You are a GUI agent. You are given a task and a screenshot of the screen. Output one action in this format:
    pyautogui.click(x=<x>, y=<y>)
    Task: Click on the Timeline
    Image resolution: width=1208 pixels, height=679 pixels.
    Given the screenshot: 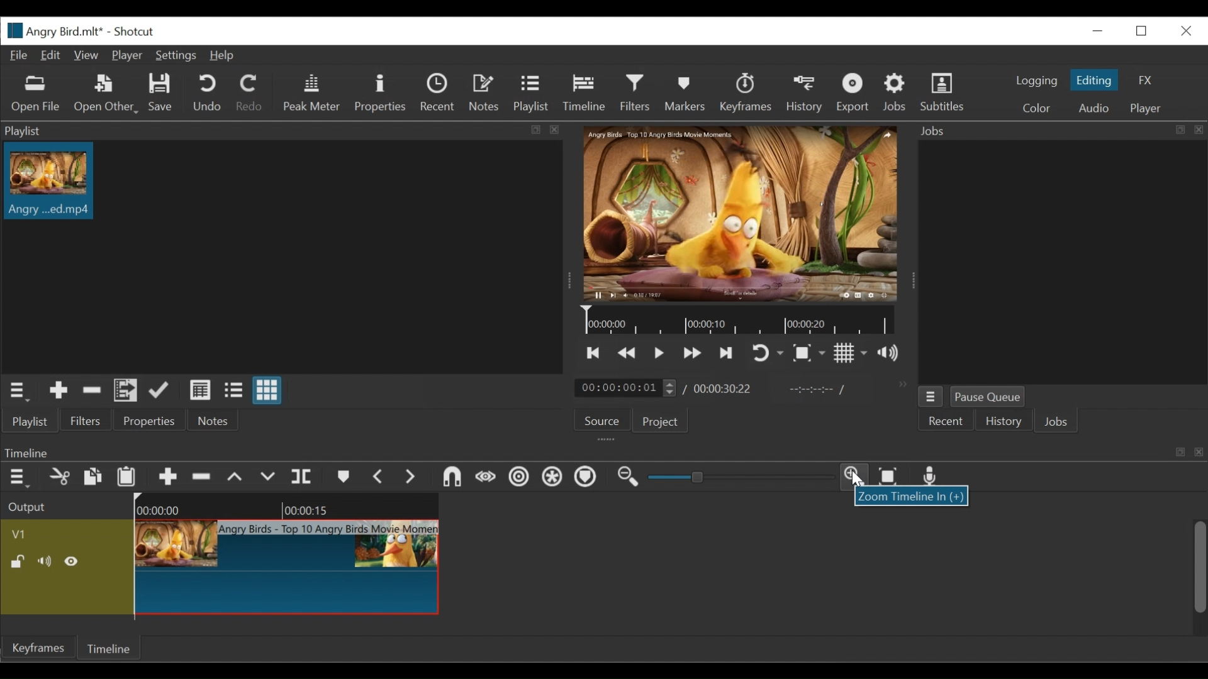 What is the action you would take?
    pyautogui.click(x=584, y=94)
    